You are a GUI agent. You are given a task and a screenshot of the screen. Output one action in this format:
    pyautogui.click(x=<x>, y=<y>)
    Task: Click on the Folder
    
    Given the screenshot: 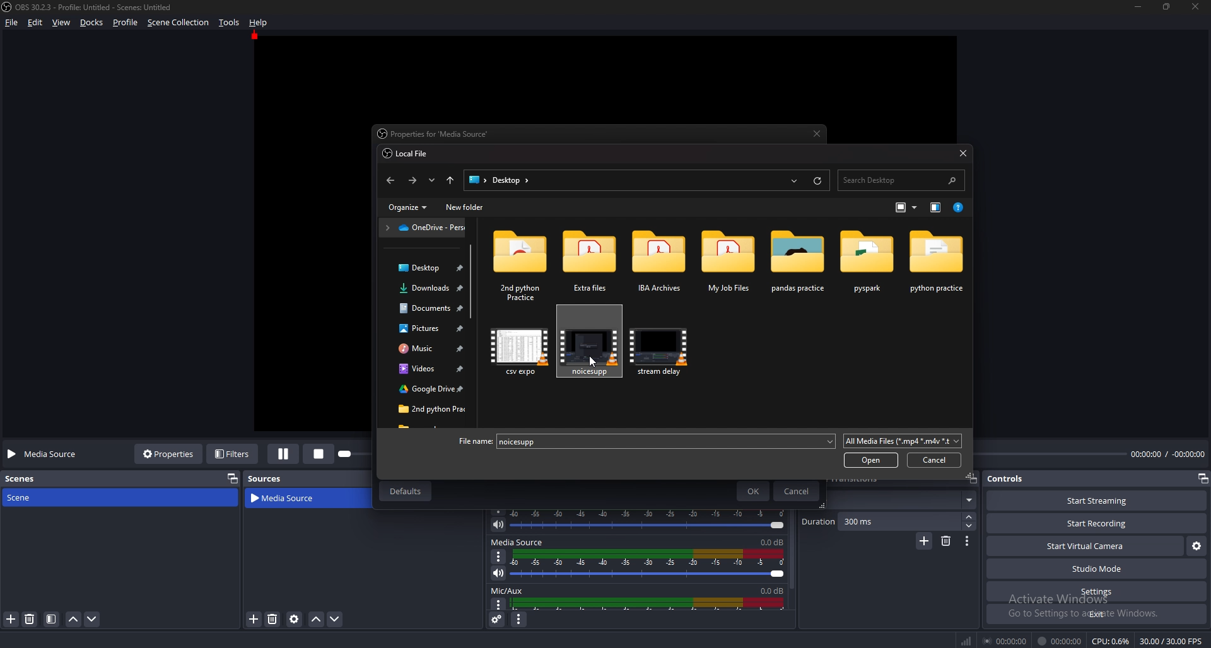 What is the action you would take?
    pyautogui.click(x=424, y=268)
    